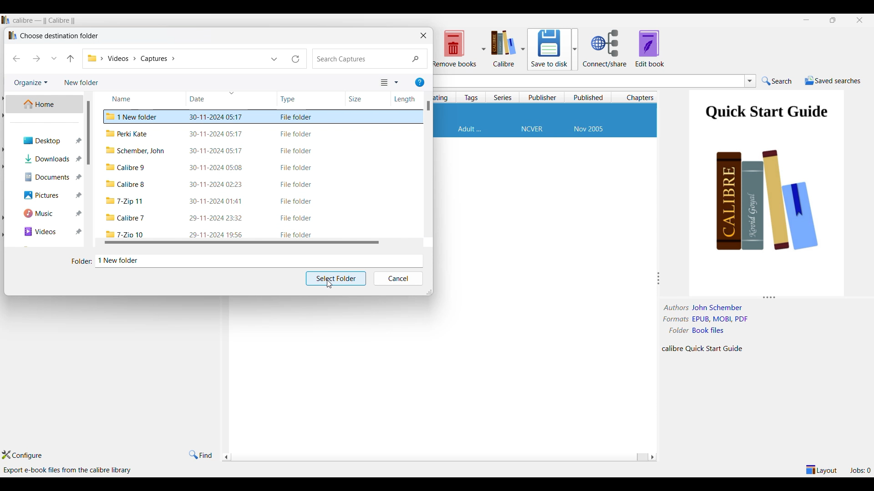 This screenshot has height=491, width=874. I want to click on Tags column, so click(471, 97).